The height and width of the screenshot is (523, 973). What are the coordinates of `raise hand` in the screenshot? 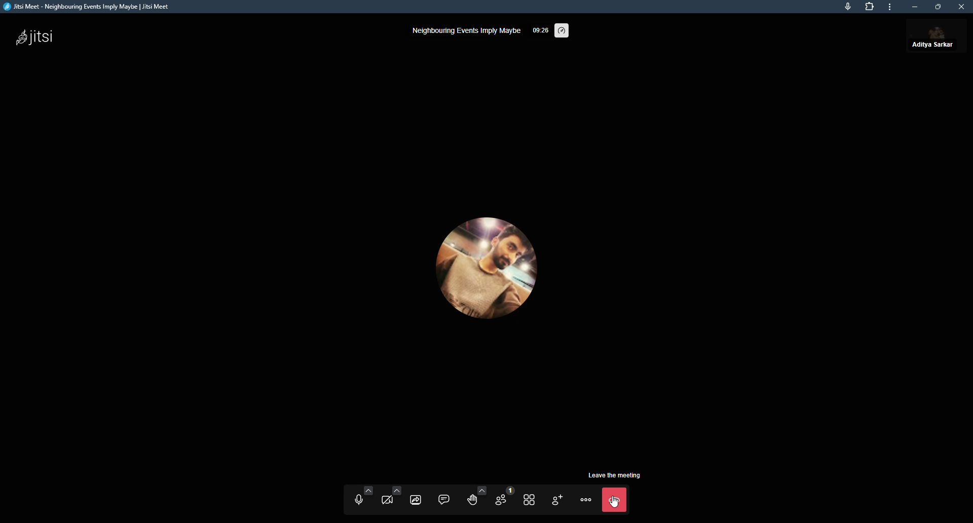 It's located at (473, 496).